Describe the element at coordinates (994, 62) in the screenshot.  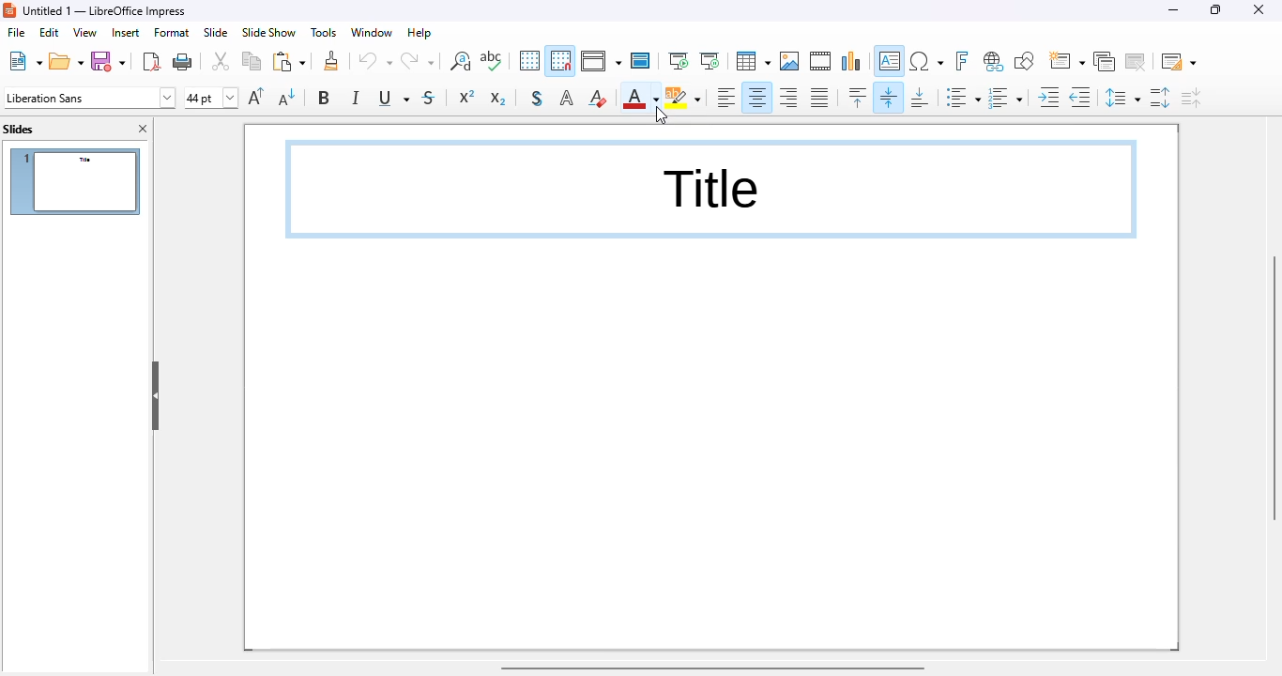
I see `insert hyperlink` at that location.